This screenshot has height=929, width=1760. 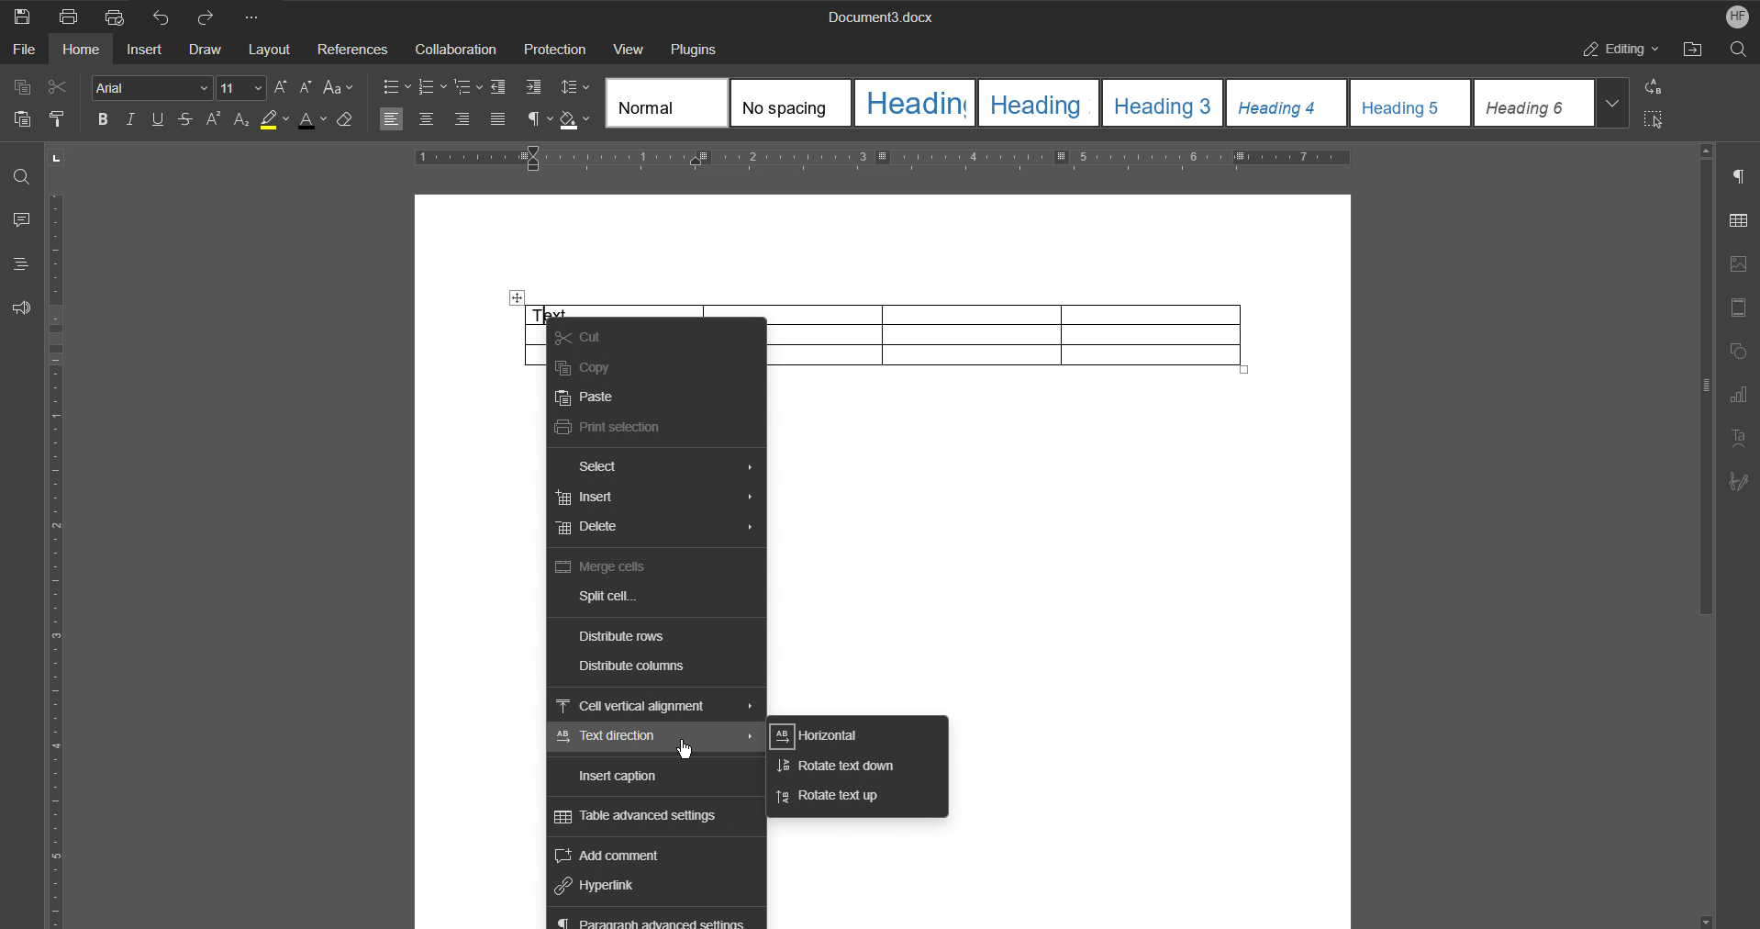 I want to click on vertical scroll bar, so click(x=1703, y=388).